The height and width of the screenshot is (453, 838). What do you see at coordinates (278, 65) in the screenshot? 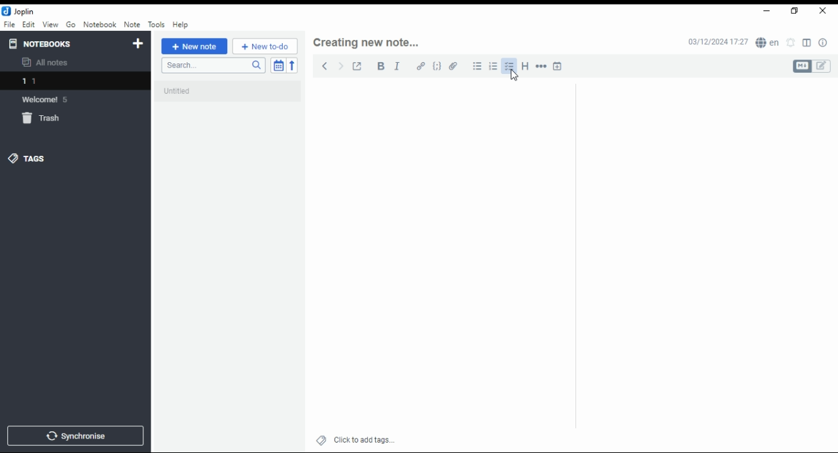
I see `toggle sort order field` at bounding box center [278, 65].